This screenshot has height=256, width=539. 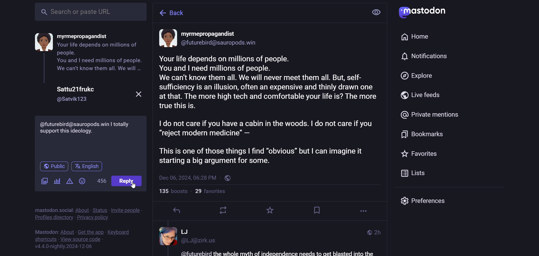 I want to click on mastodon, so click(x=47, y=231).